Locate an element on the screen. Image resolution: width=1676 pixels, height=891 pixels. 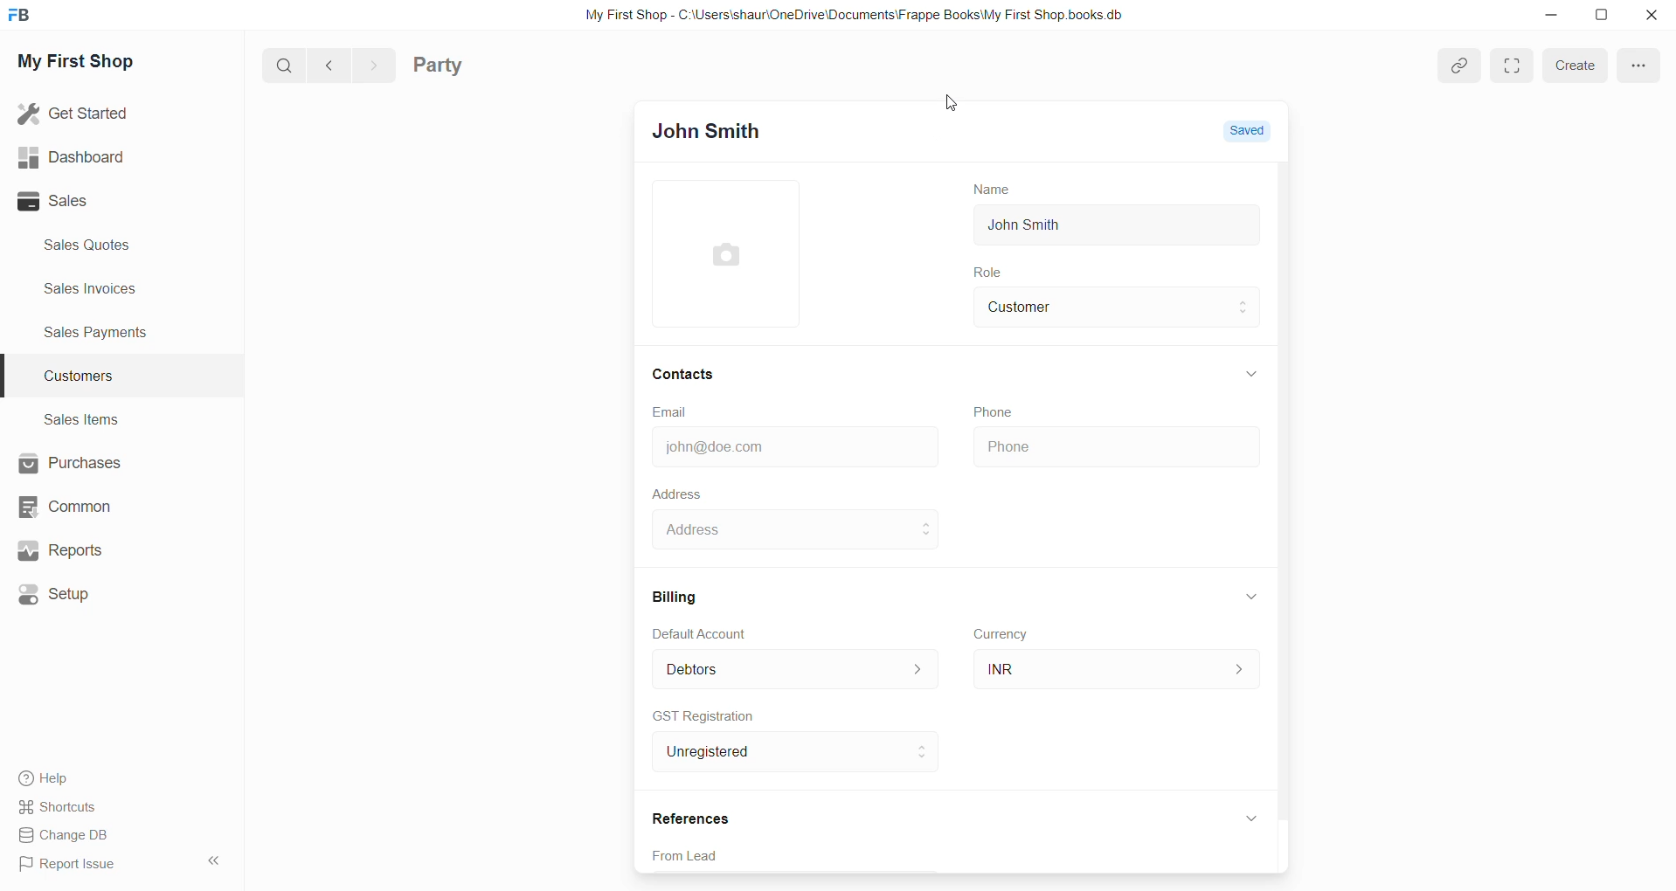
cursor is located at coordinates (957, 108).